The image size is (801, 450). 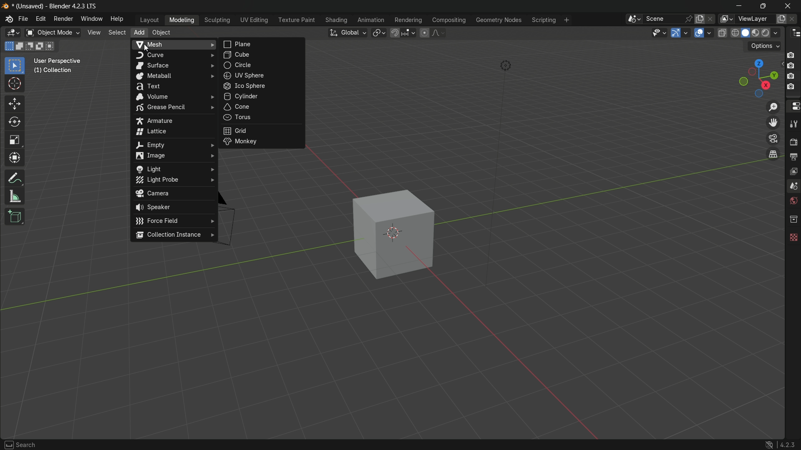 What do you see at coordinates (90, 19) in the screenshot?
I see `window menu` at bounding box center [90, 19].